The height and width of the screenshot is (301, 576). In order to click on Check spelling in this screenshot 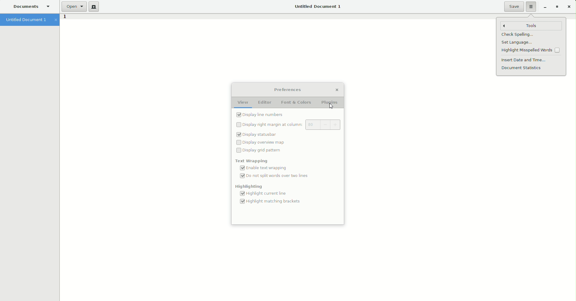, I will do `click(517, 35)`.